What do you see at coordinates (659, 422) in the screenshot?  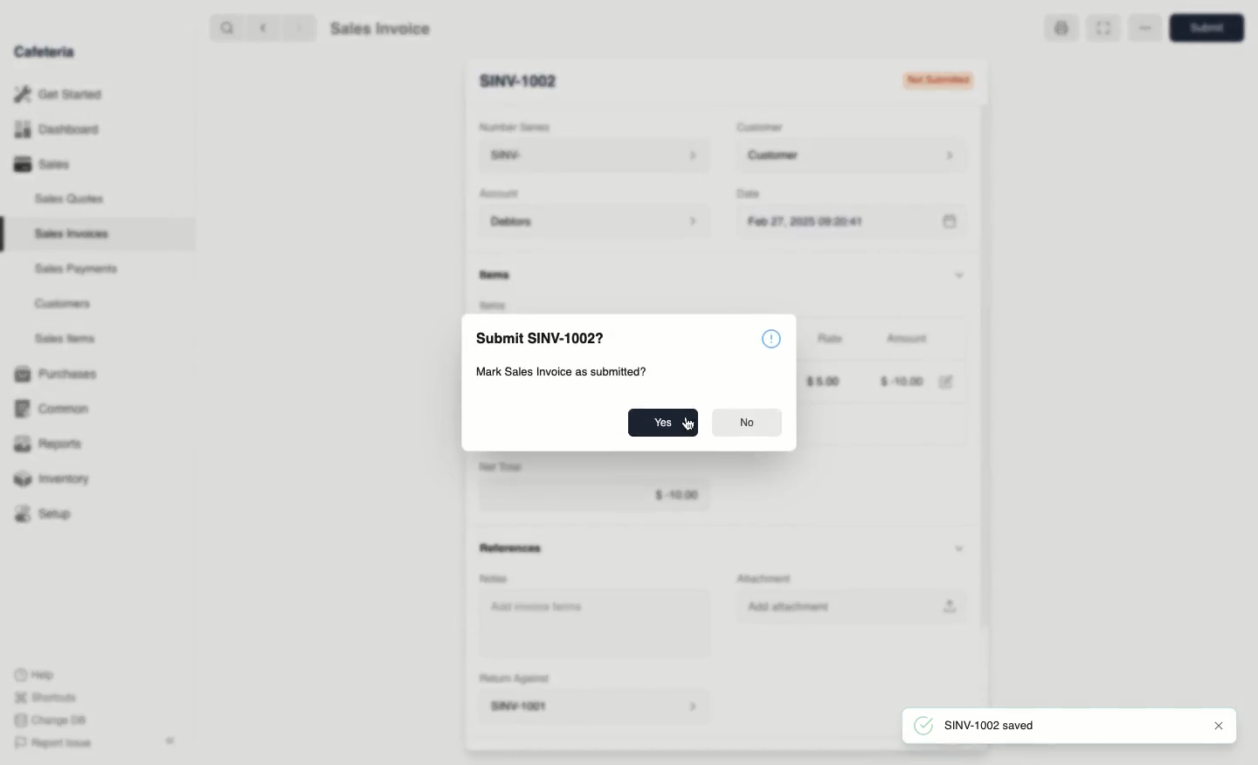 I see `Yes` at bounding box center [659, 422].